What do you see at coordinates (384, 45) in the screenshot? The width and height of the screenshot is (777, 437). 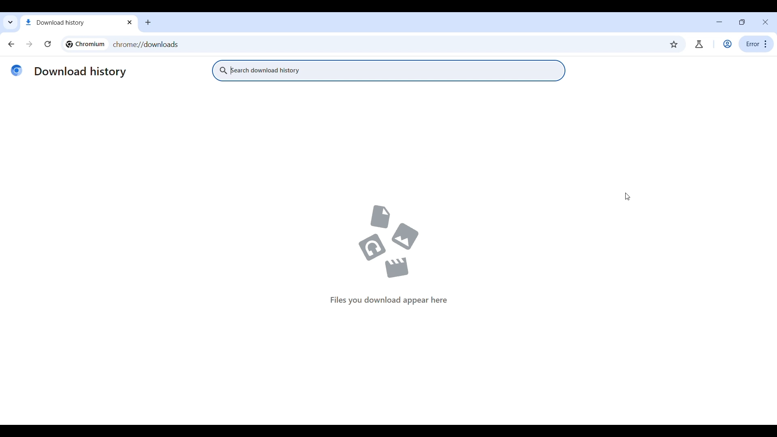 I see `chrome://downloads` at bounding box center [384, 45].